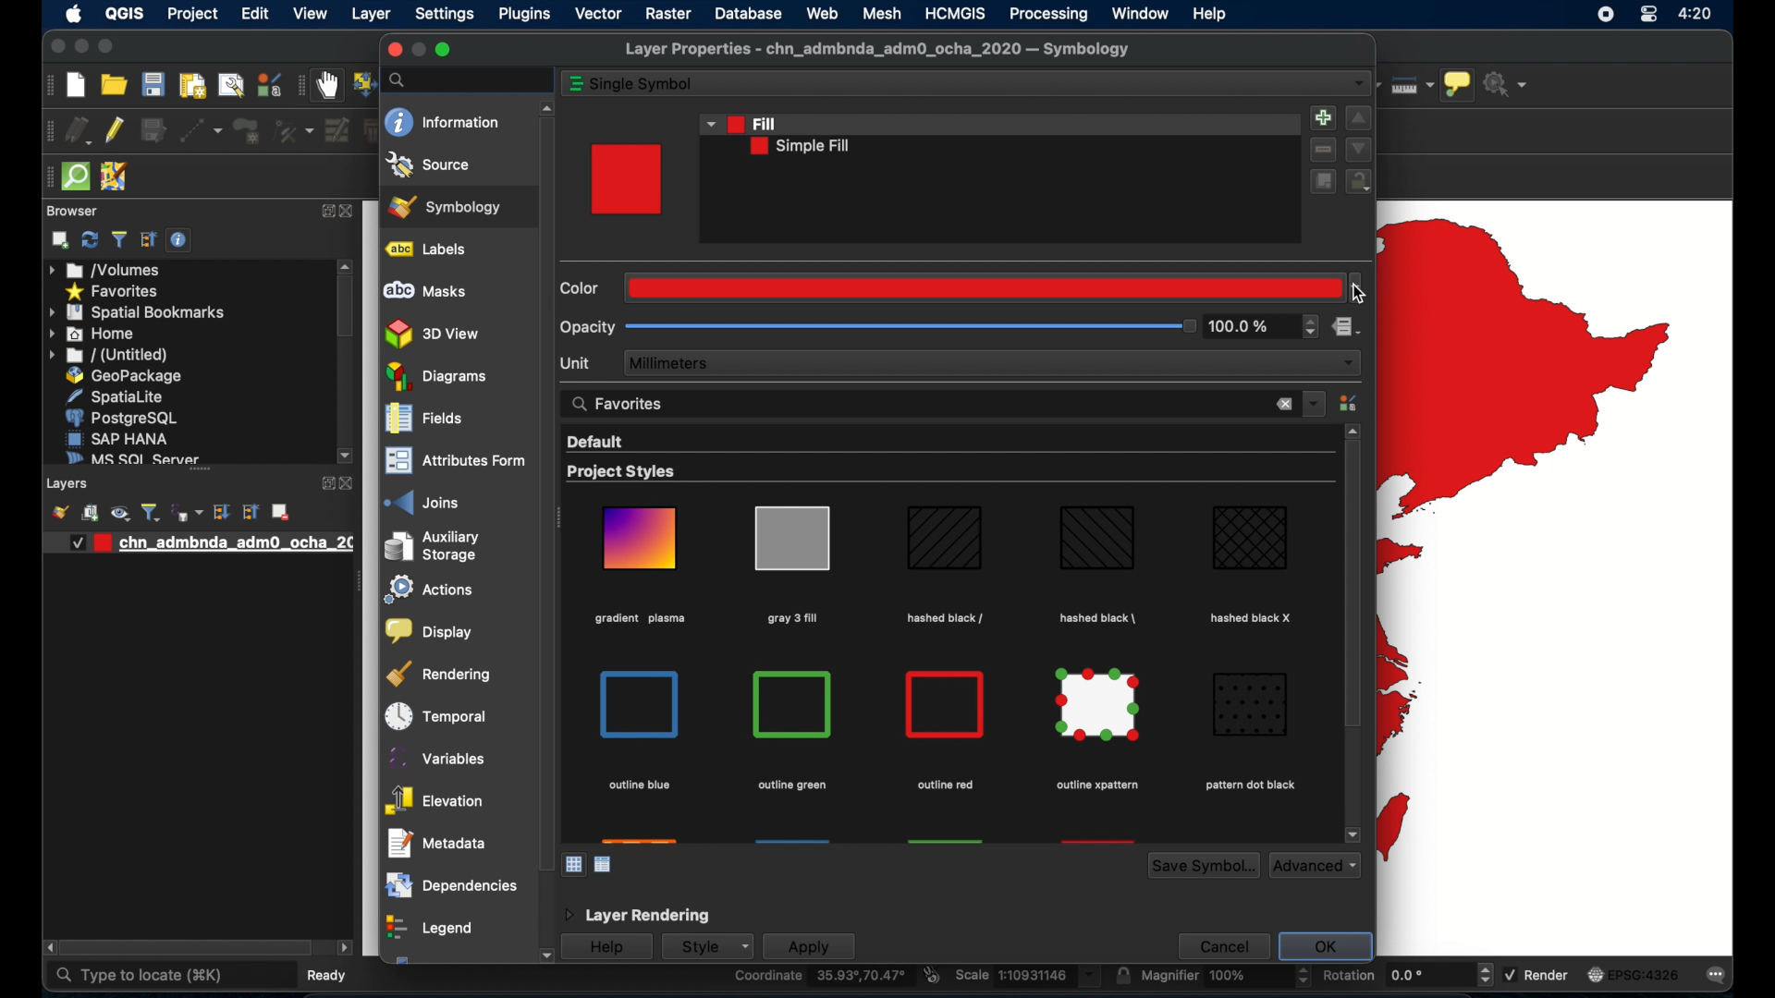  I want to click on Gradient preview , so click(1251, 538).